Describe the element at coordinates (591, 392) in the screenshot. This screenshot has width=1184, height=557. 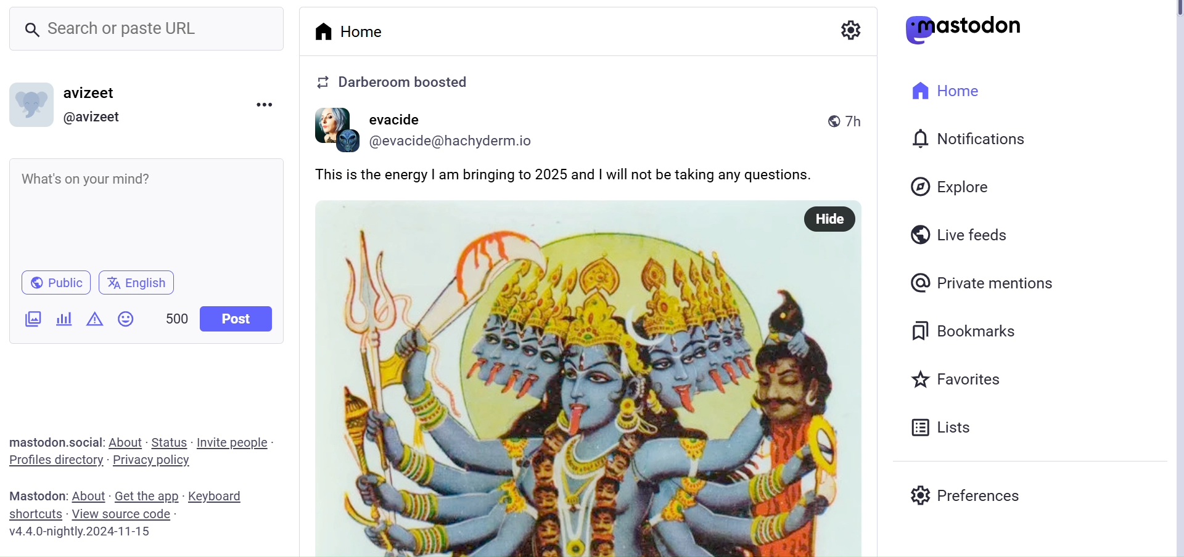
I see `image` at that location.